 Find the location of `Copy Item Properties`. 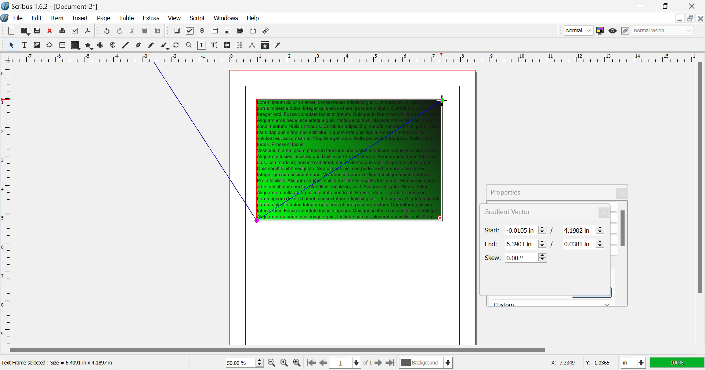

Copy Item Properties is located at coordinates (266, 45).